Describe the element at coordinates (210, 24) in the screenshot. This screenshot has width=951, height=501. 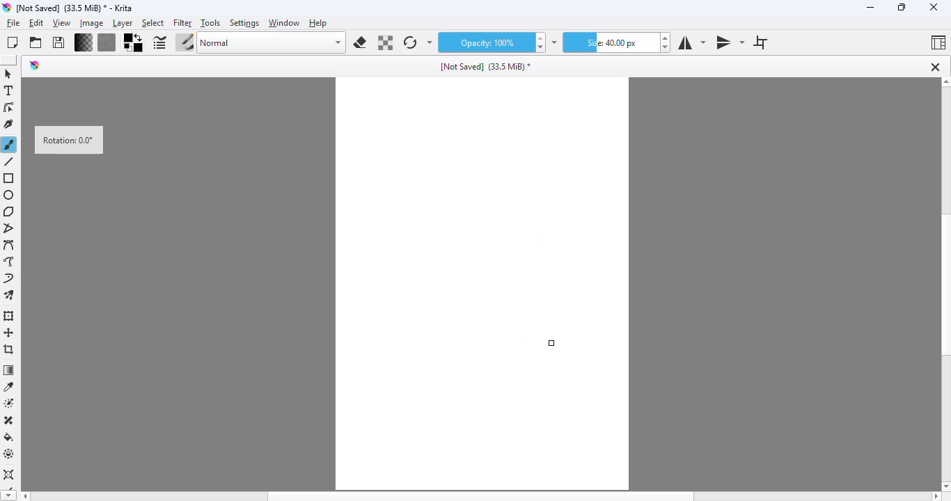
I see `tools` at that location.